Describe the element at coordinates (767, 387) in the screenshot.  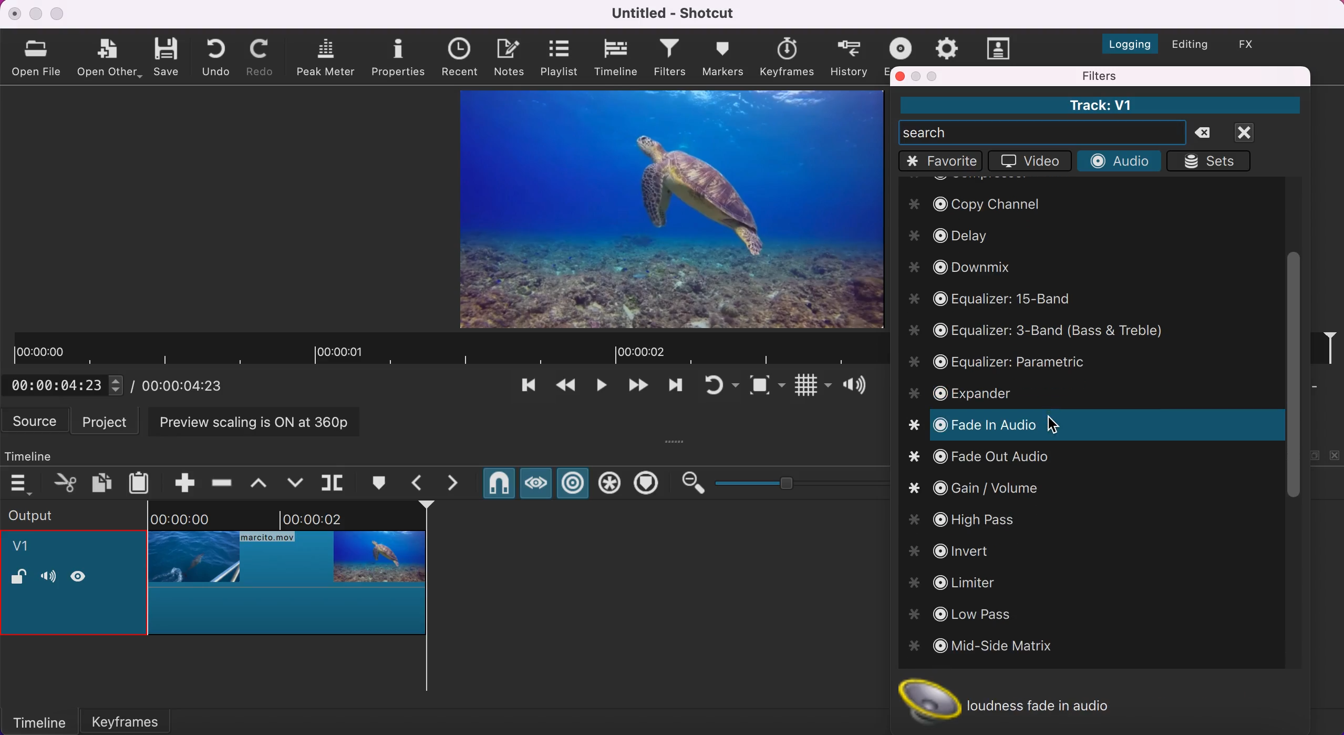
I see `toggle zoom` at that location.